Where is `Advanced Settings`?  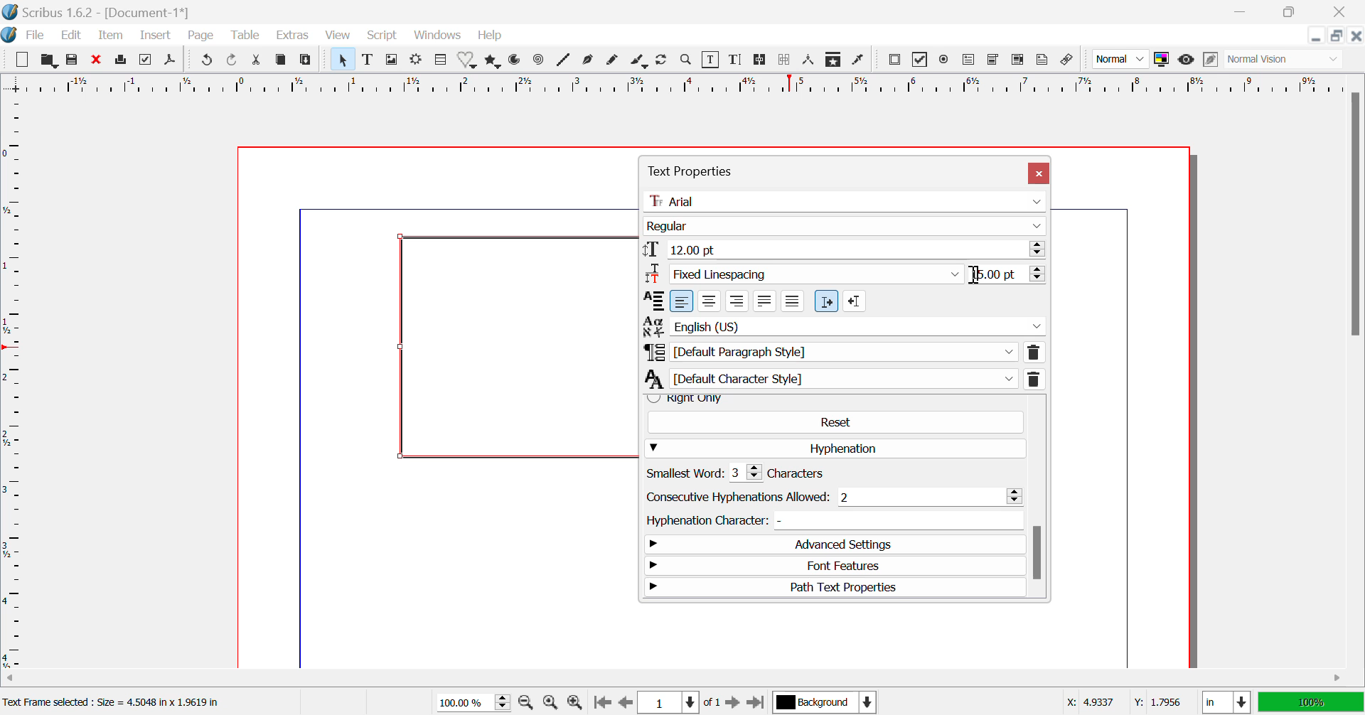 Advanced Settings is located at coordinates (832, 545).